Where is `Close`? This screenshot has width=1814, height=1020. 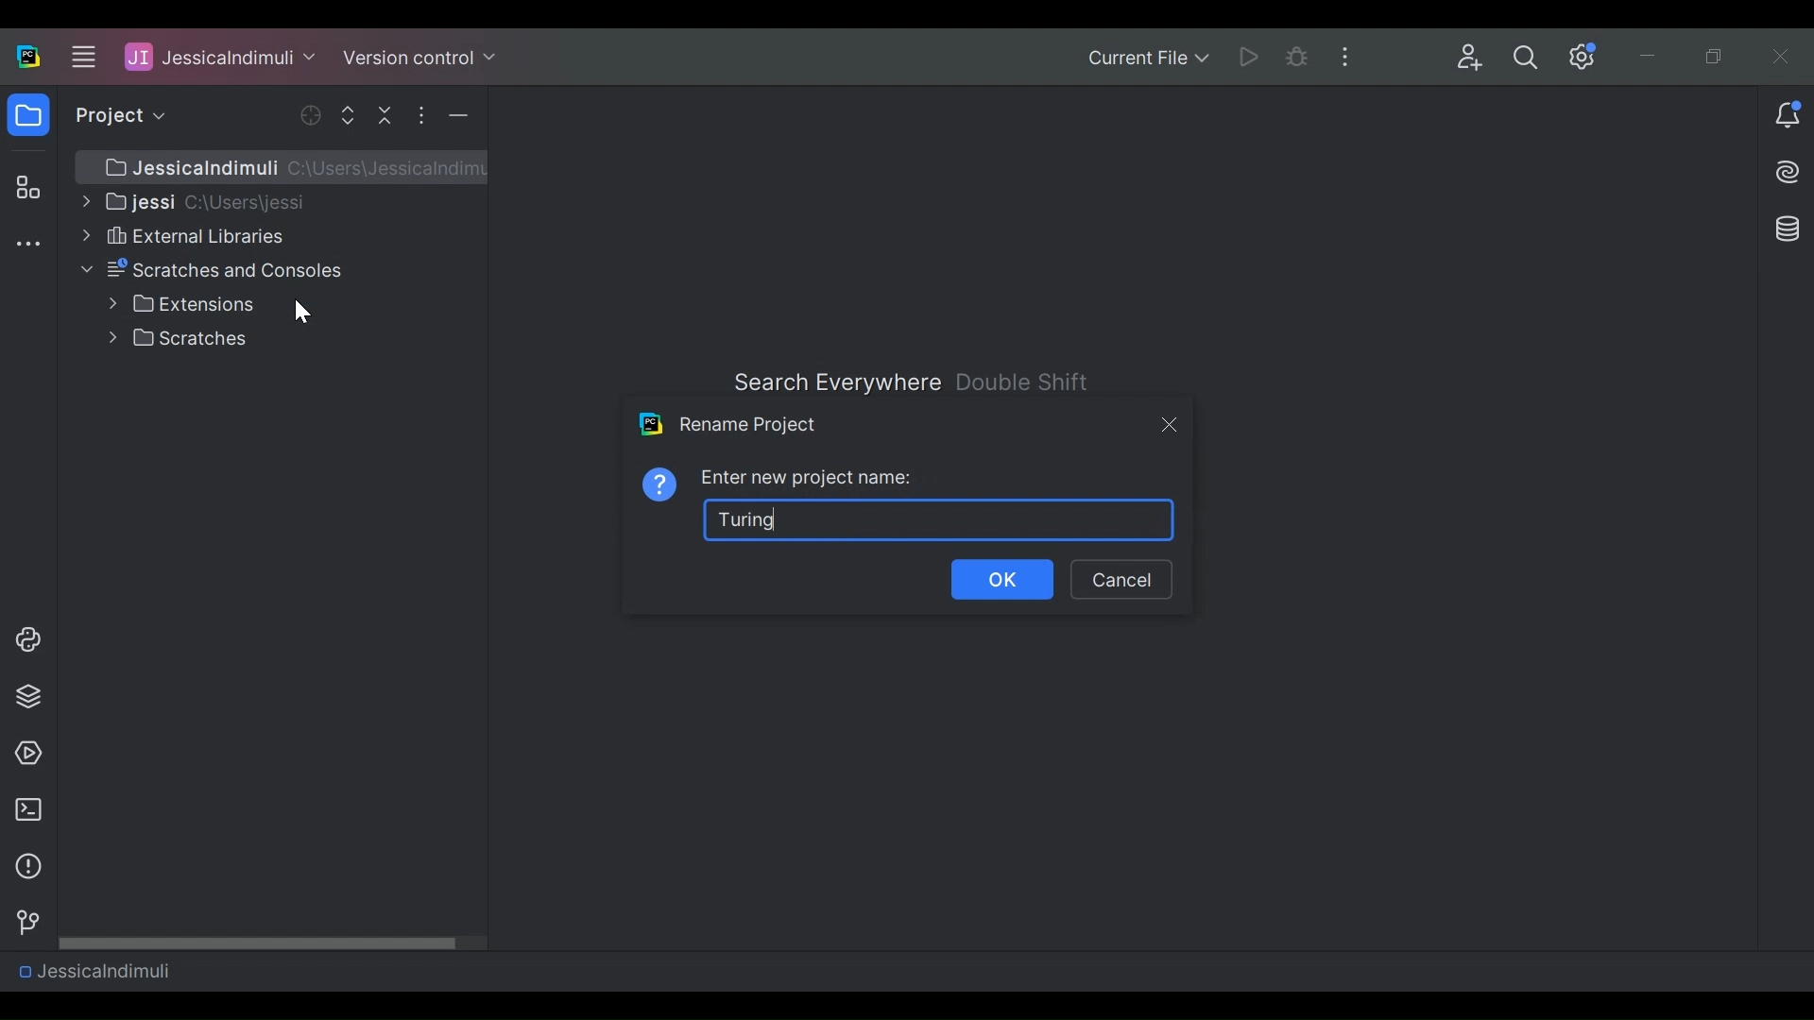 Close is located at coordinates (1783, 56).